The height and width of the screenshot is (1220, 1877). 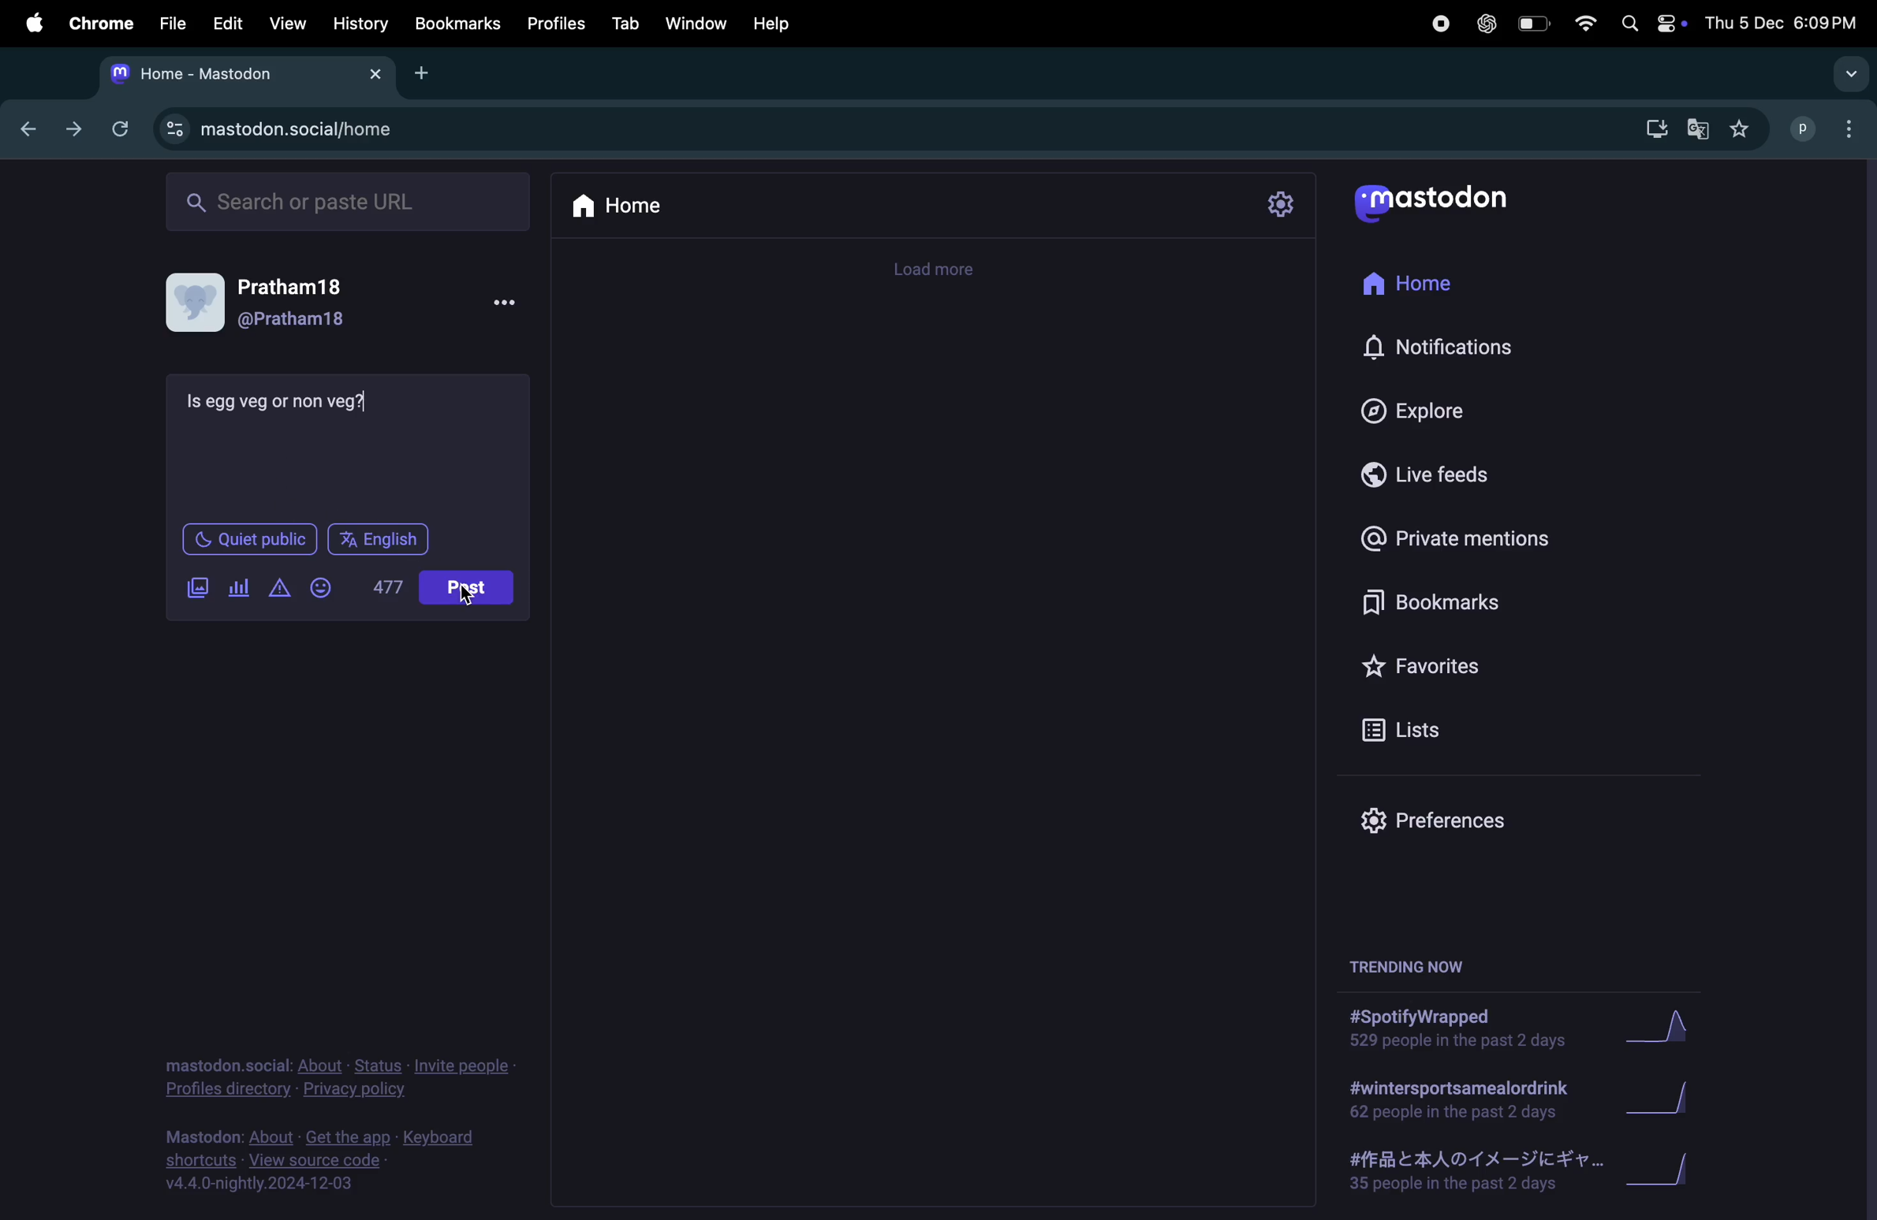 I want to click on date and time, so click(x=1785, y=22).